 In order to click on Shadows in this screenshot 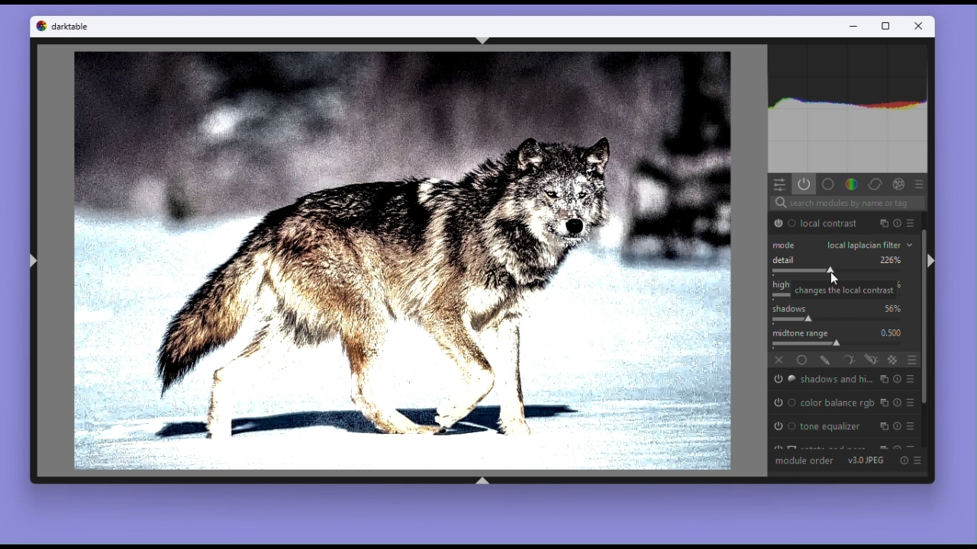, I will do `click(844, 313)`.